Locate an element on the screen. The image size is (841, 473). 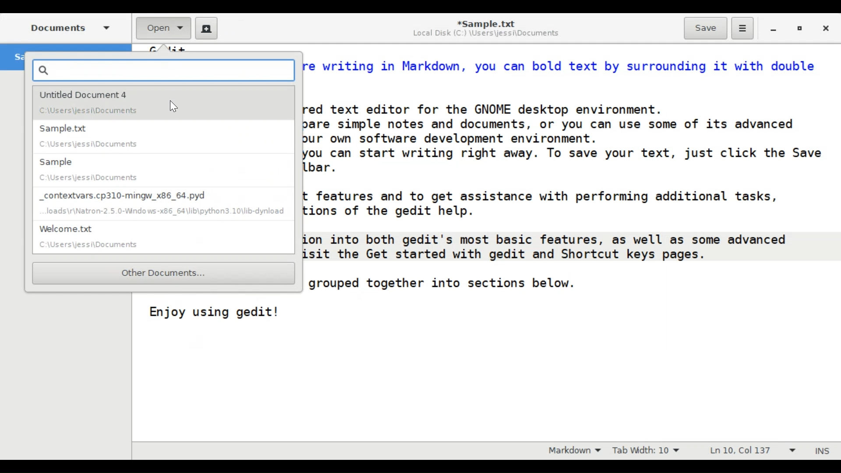
Application menu is located at coordinates (742, 28).